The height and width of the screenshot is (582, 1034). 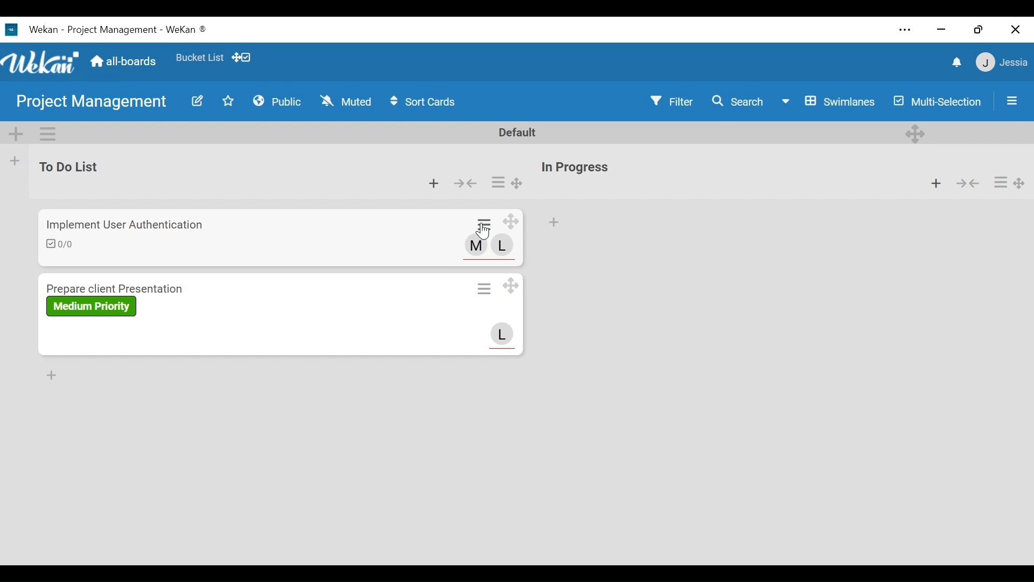 I want to click on Wekan Desktop Icon, so click(x=111, y=29).